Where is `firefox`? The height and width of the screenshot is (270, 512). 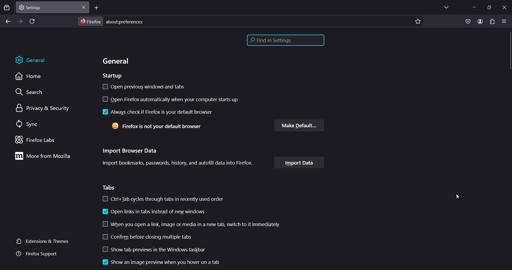 firefox is located at coordinates (90, 22).